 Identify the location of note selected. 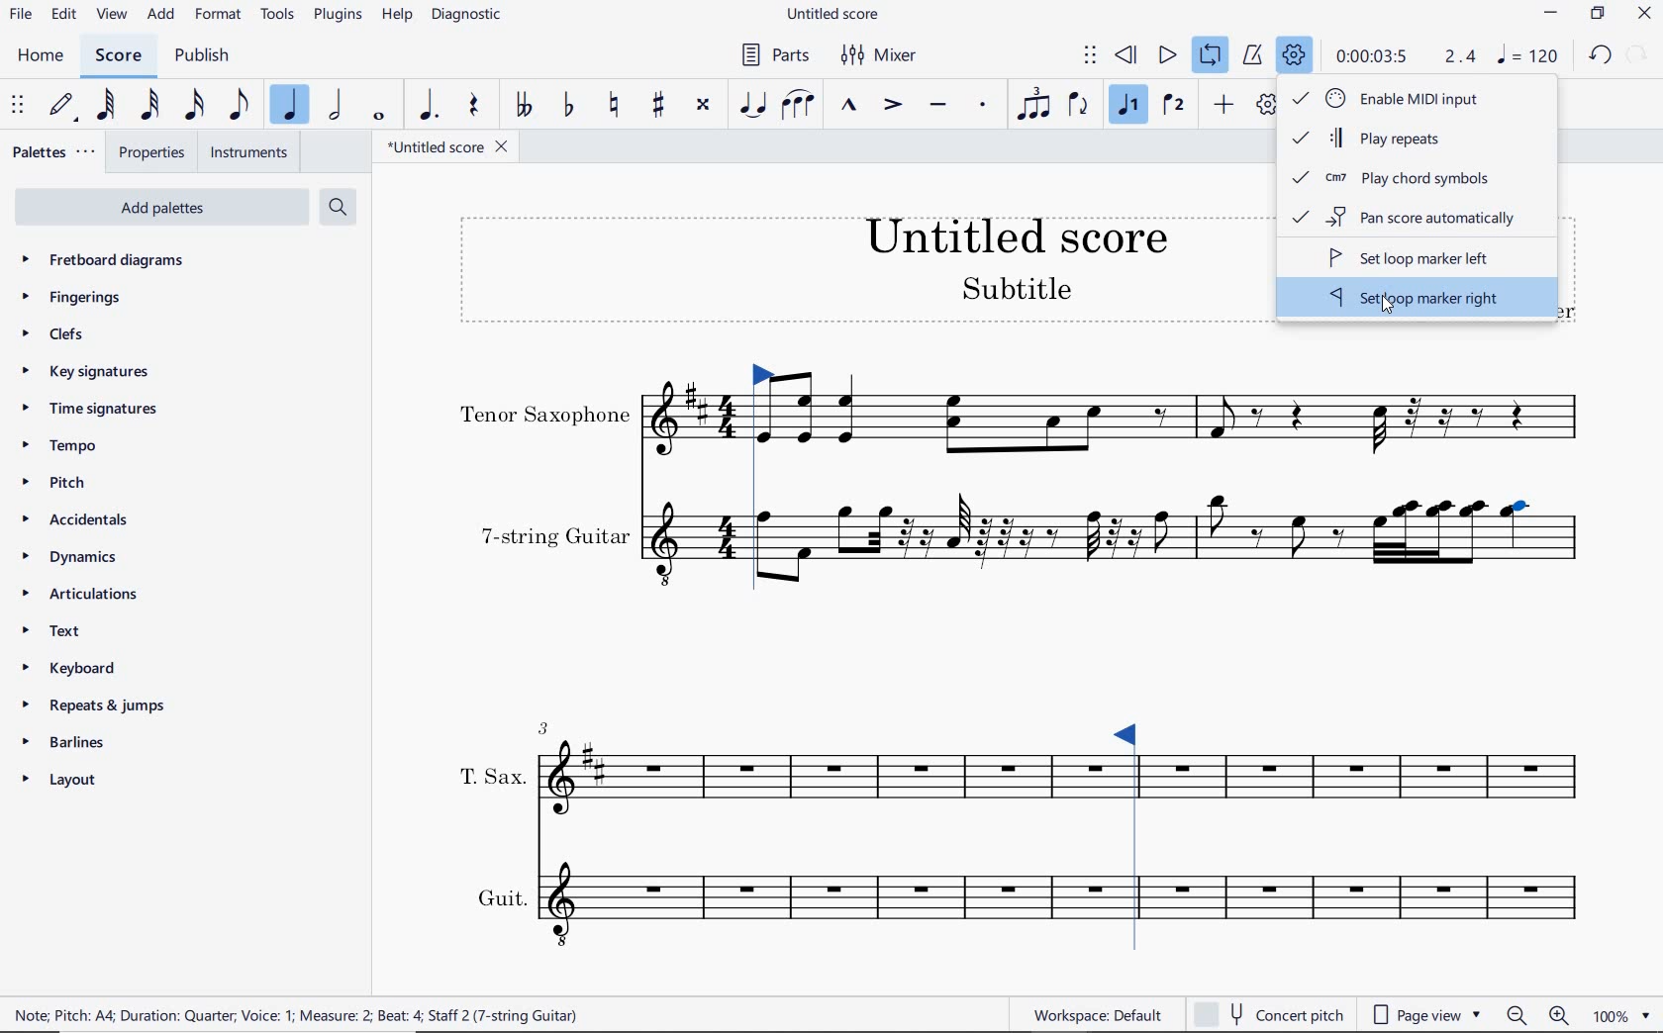
(1521, 507).